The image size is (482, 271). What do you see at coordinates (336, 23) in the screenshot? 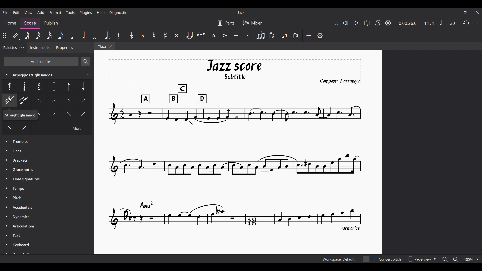
I see `Change position` at bounding box center [336, 23].